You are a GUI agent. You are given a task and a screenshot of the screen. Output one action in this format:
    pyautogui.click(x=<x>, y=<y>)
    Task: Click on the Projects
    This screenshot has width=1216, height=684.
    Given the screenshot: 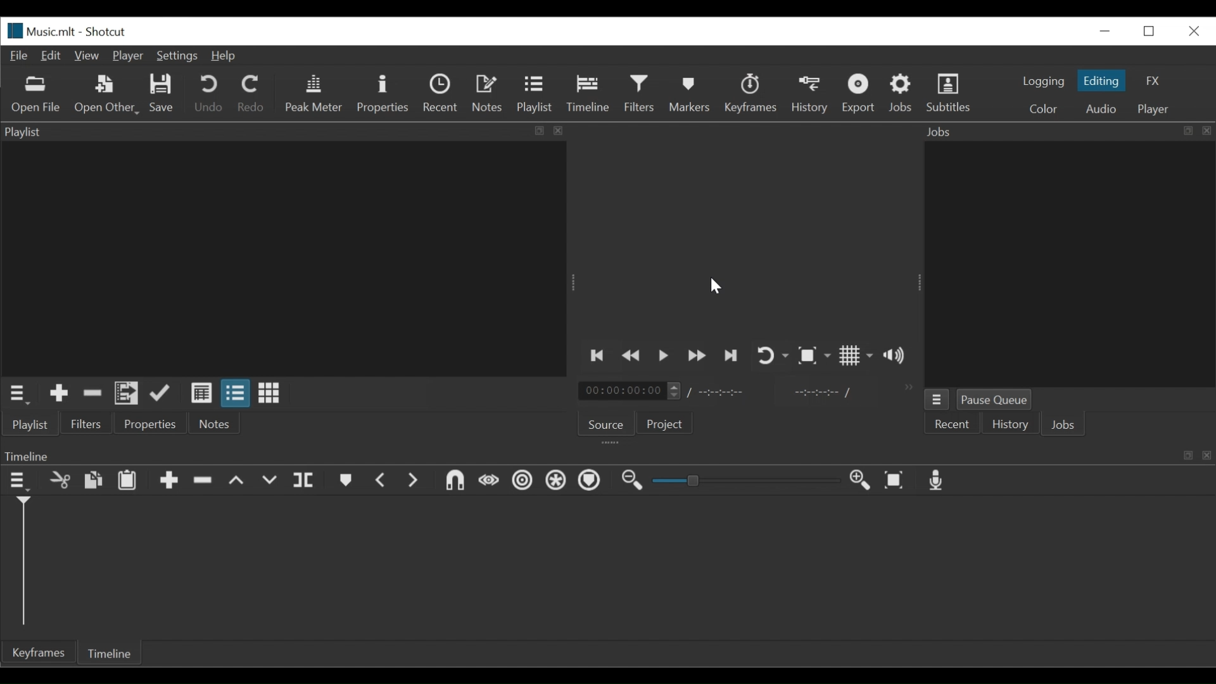 What is the action you would take?
    pyautogui.click(x=666, y=422)
    